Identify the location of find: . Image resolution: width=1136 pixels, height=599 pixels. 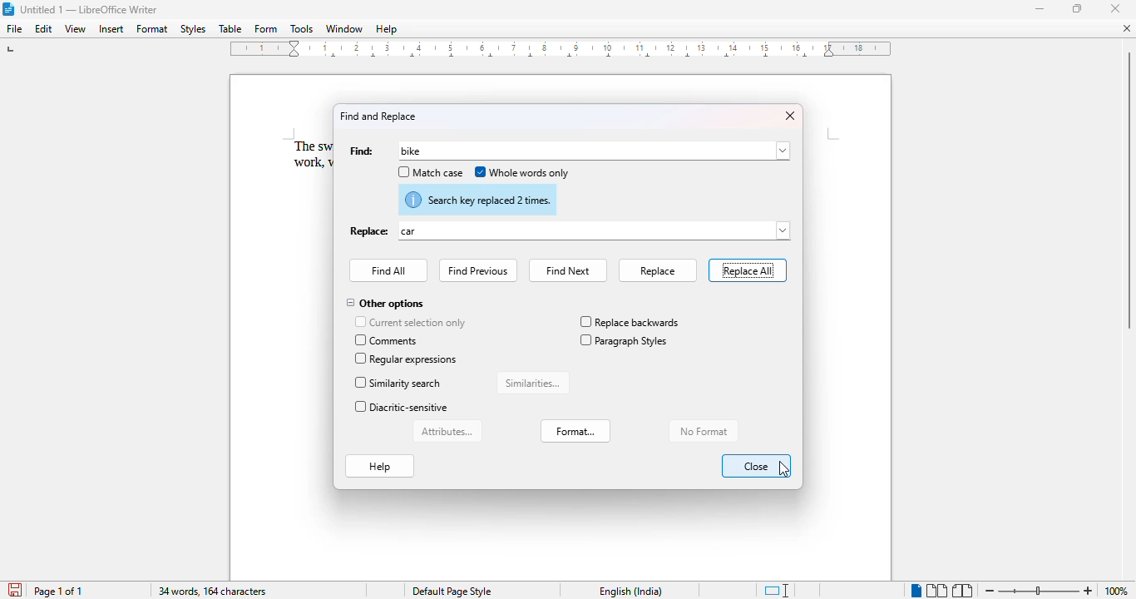
(362, 151).